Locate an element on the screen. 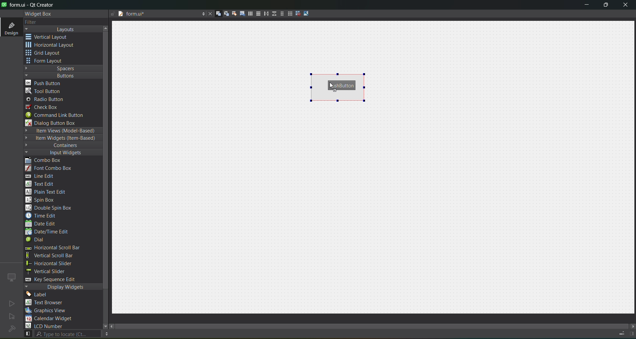 This screenshot has height=339, width=636. lcd number is located at coordinates (46, 326).